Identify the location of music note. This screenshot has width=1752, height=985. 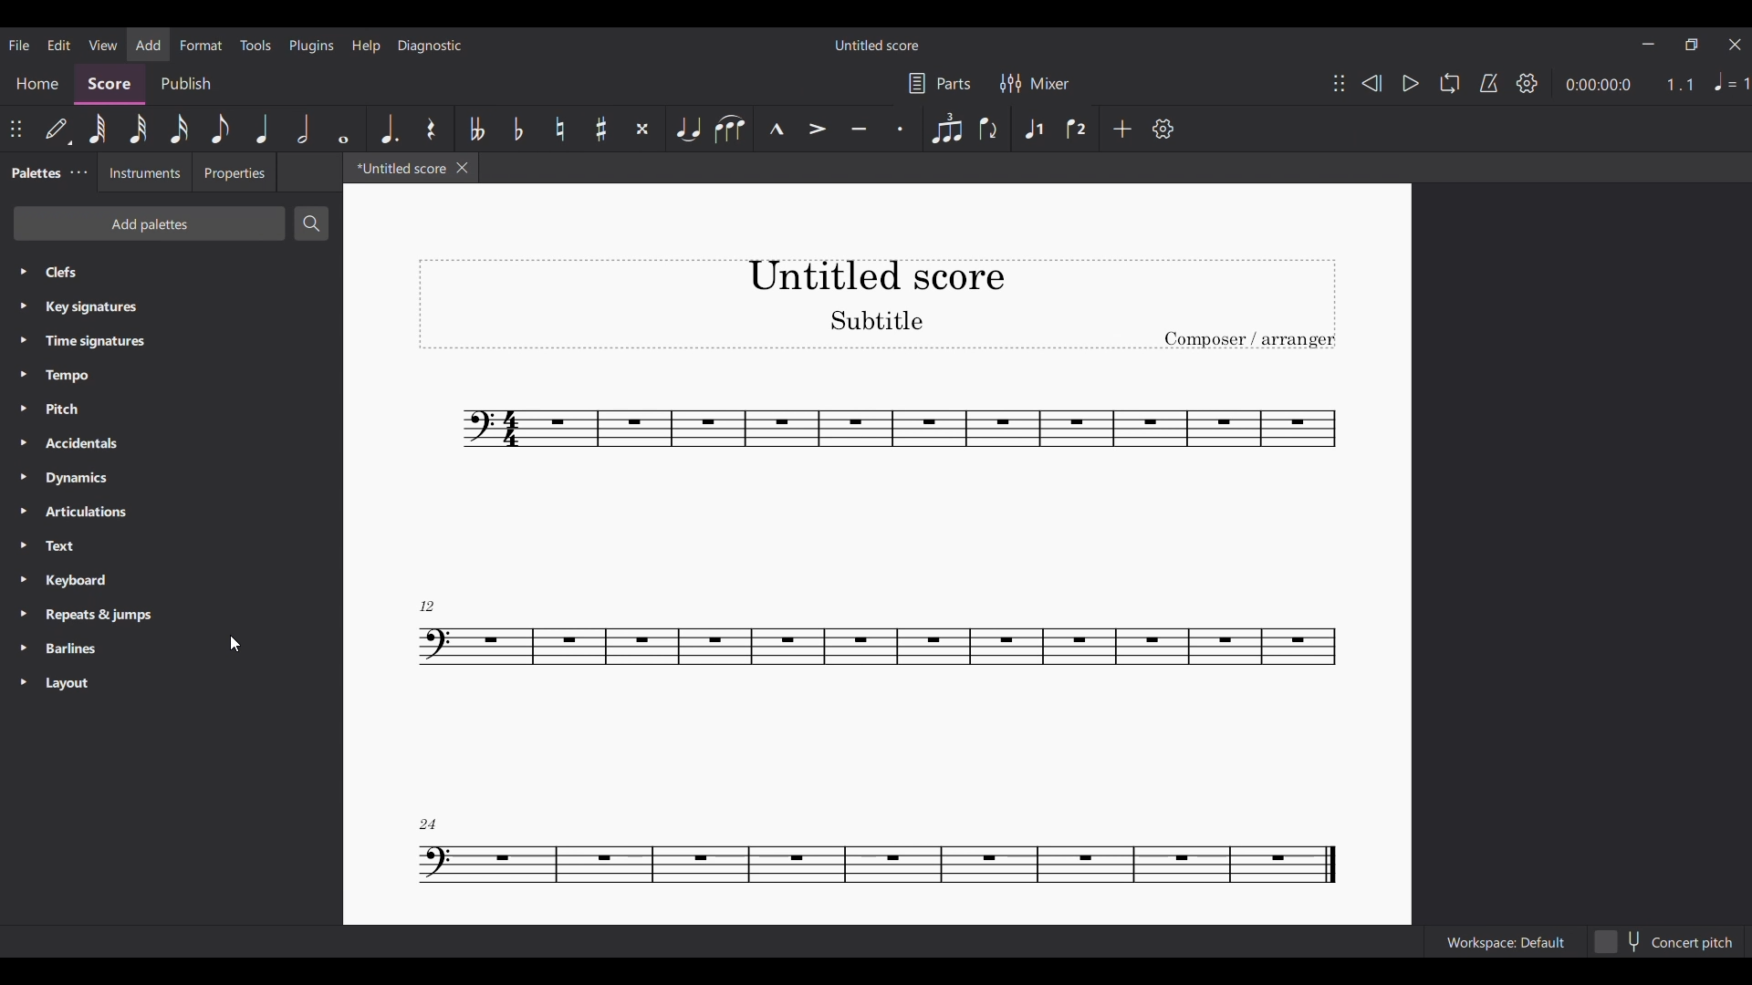
(884, 857).